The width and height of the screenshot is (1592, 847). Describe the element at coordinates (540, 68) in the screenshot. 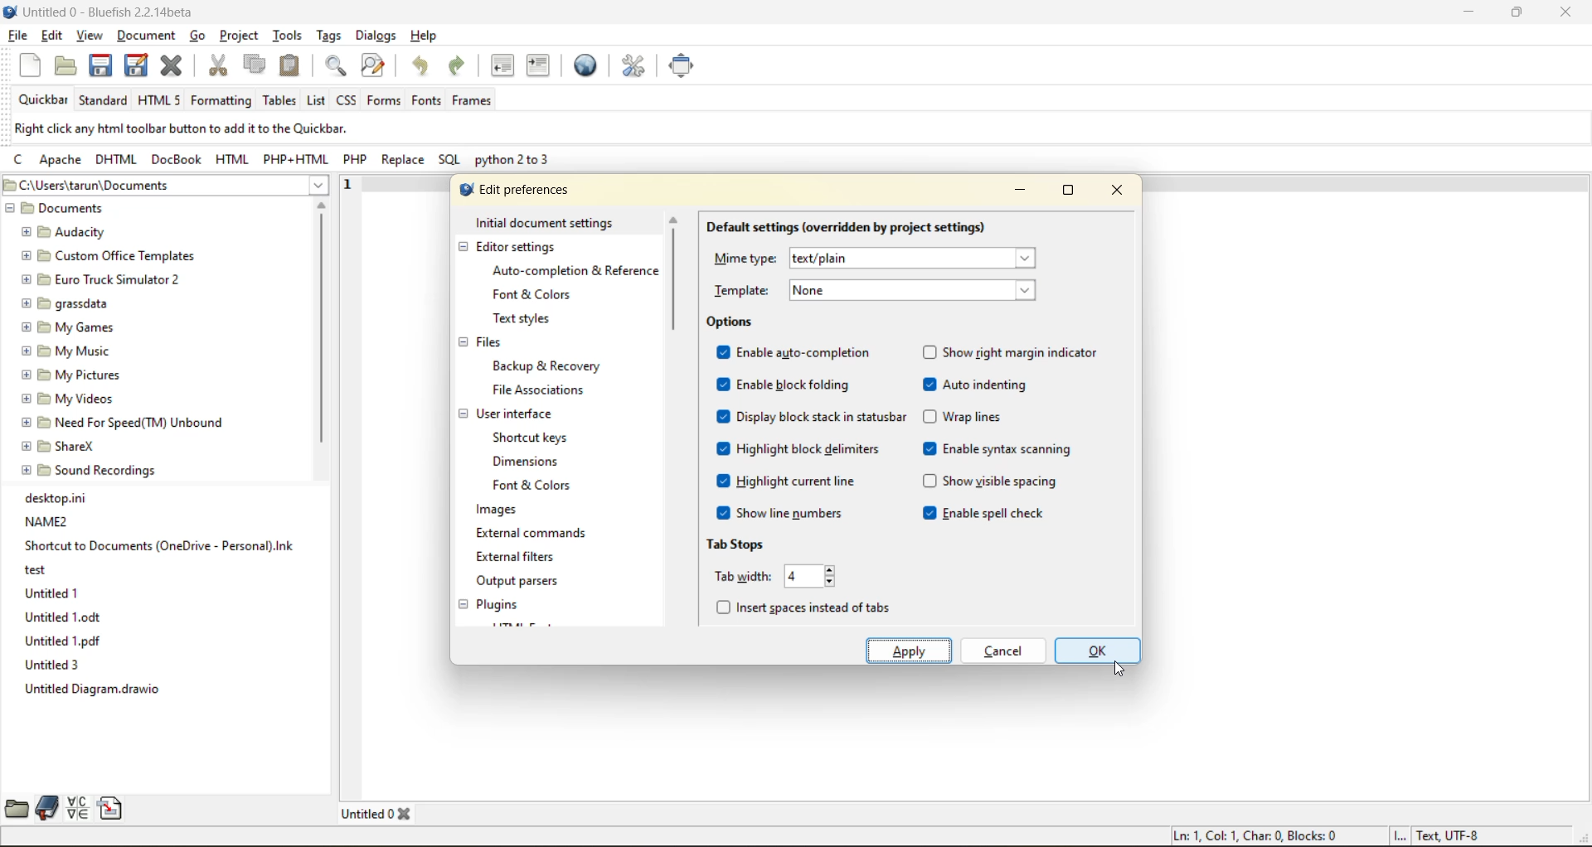

I see `indent` at that location.